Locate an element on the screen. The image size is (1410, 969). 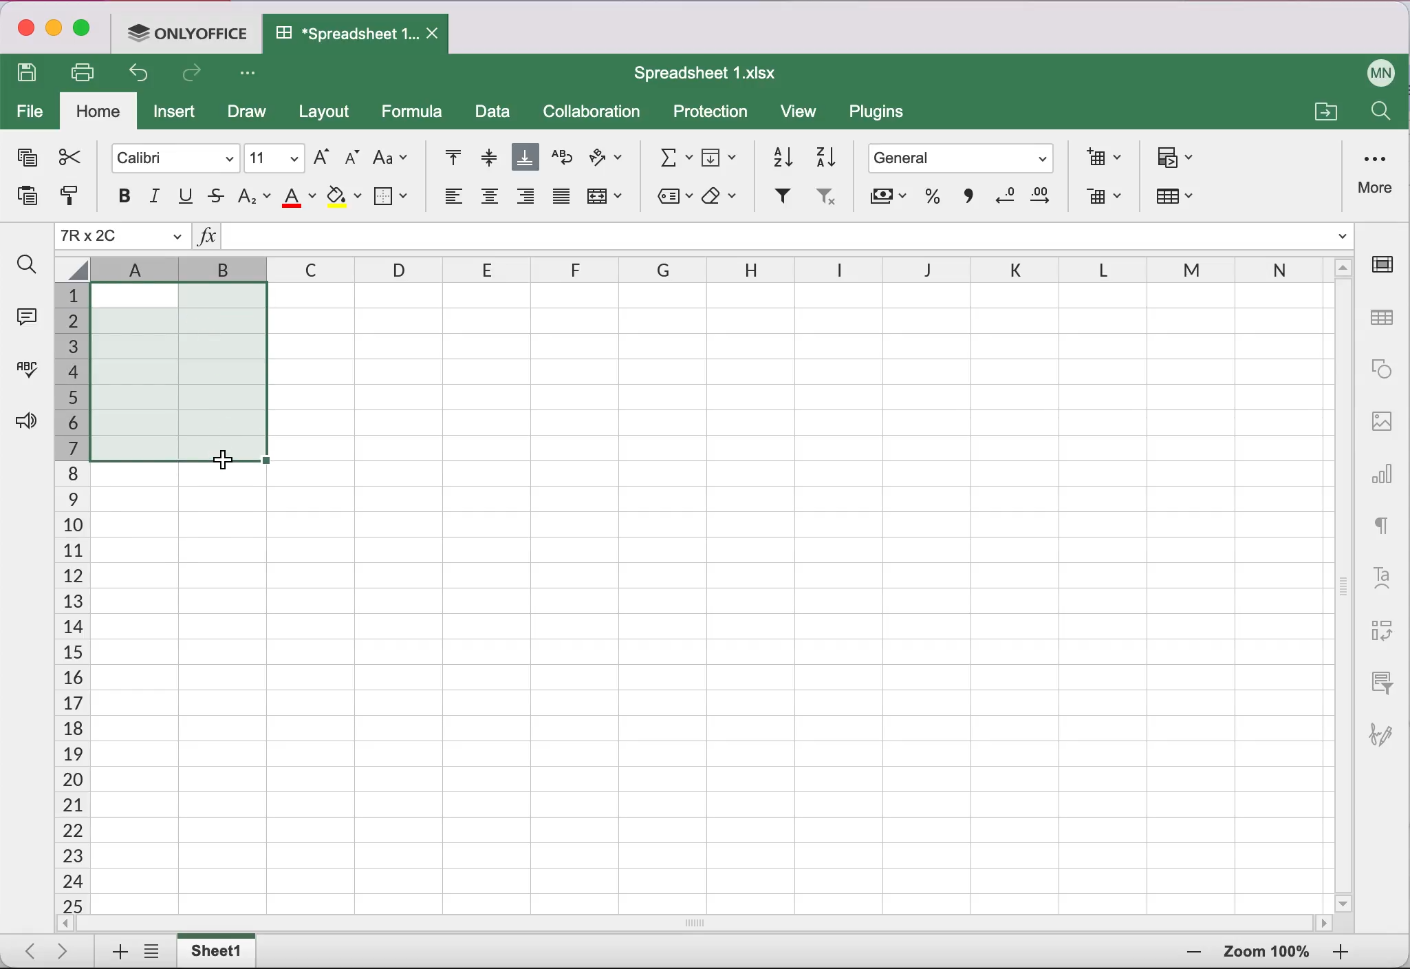
copy is located at coordinates (25, 160).